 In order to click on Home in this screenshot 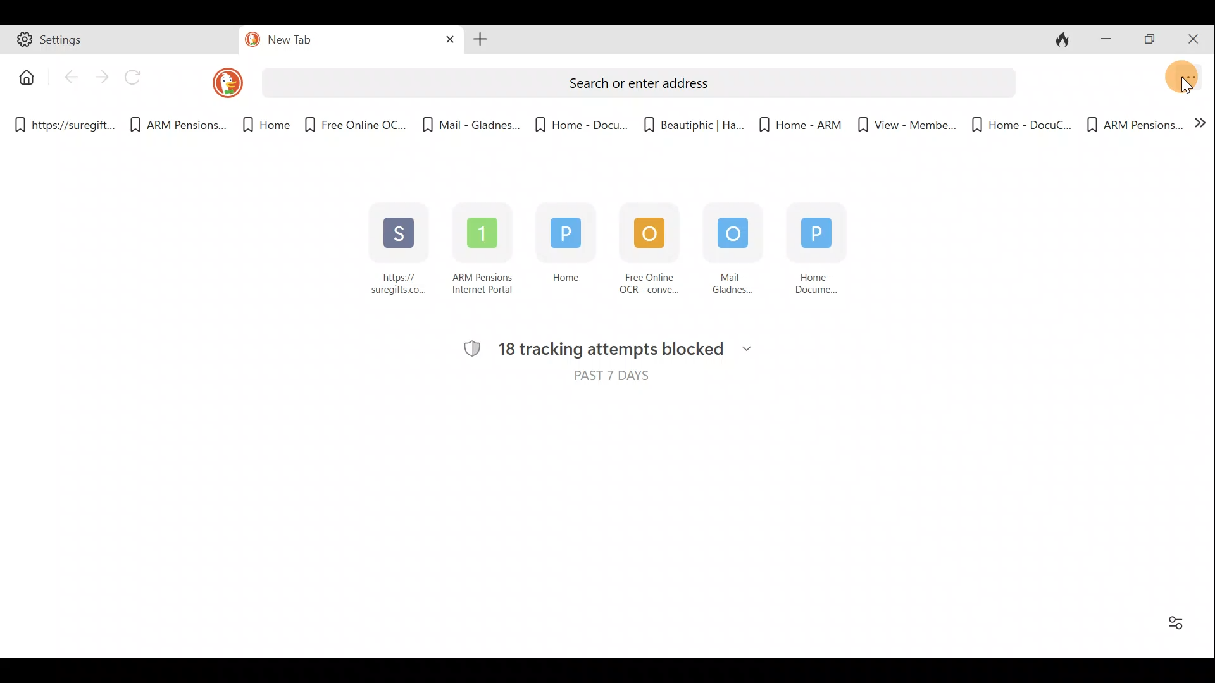, I will do `click(23, 76)`.